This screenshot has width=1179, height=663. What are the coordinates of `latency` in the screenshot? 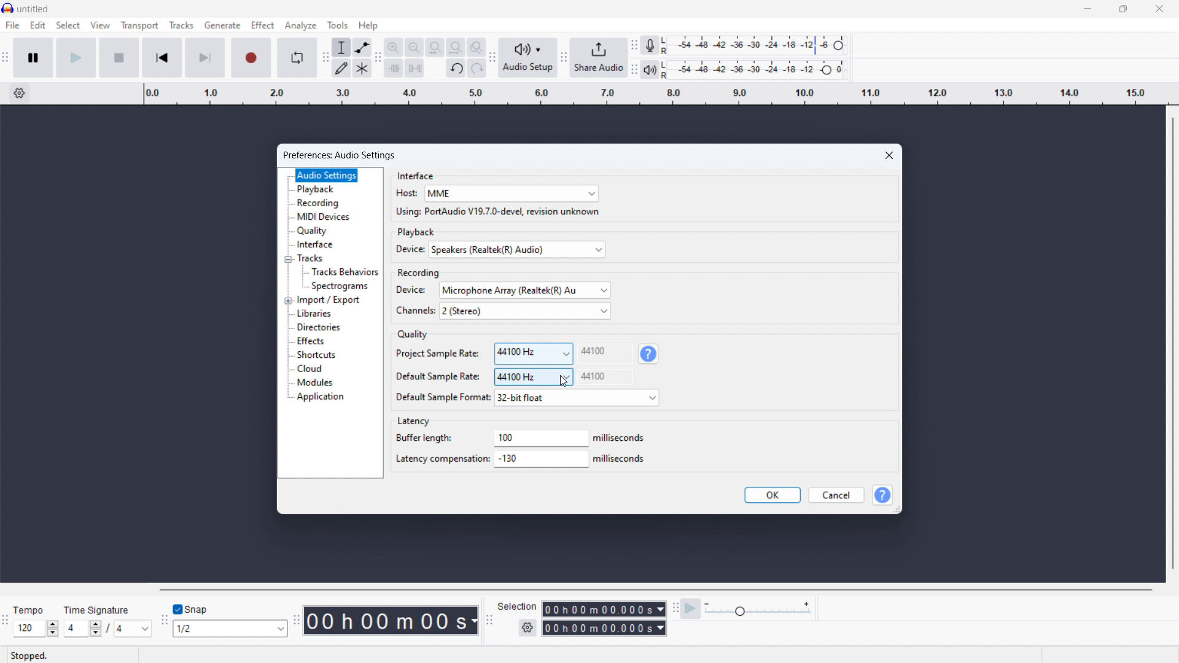 It's located at (413, 422).